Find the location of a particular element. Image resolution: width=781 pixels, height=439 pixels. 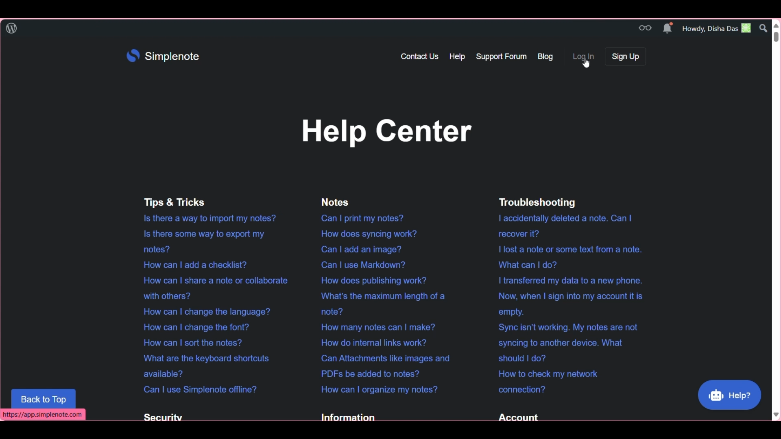

Quick slide to bottom is located at coordinates (776, 415).